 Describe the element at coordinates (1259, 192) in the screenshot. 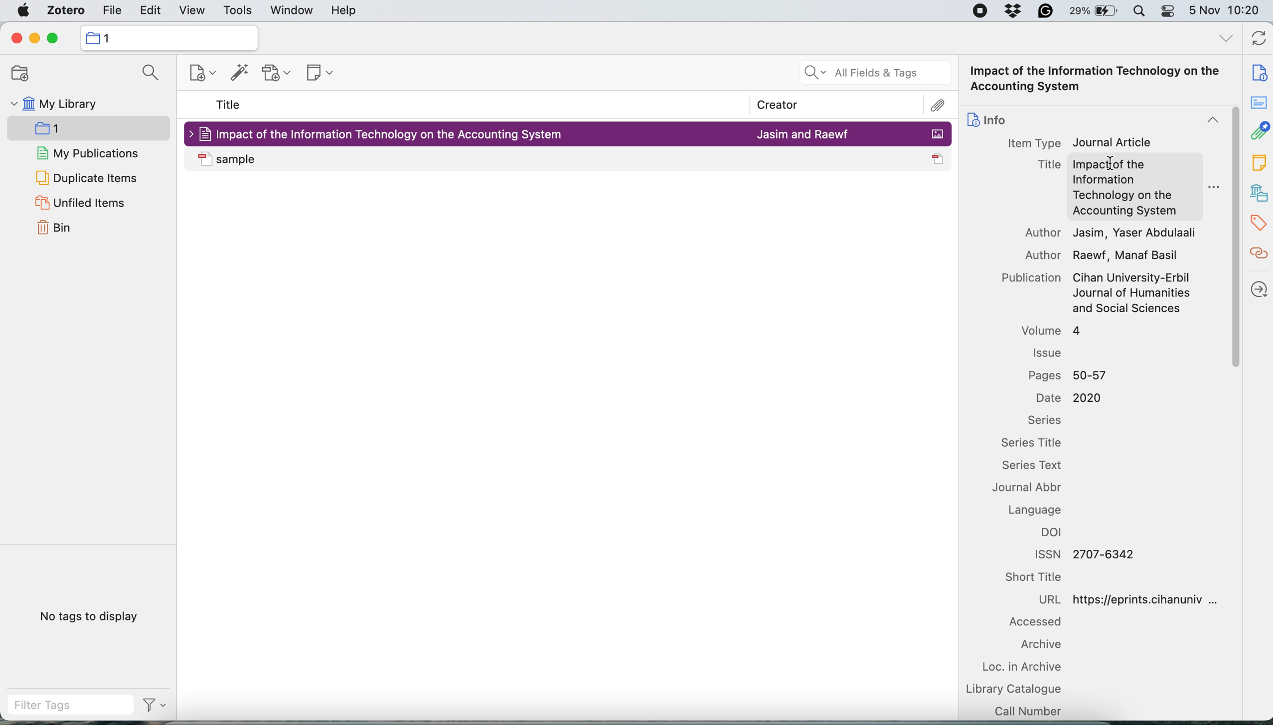

I see `libraries and collection` at that location.